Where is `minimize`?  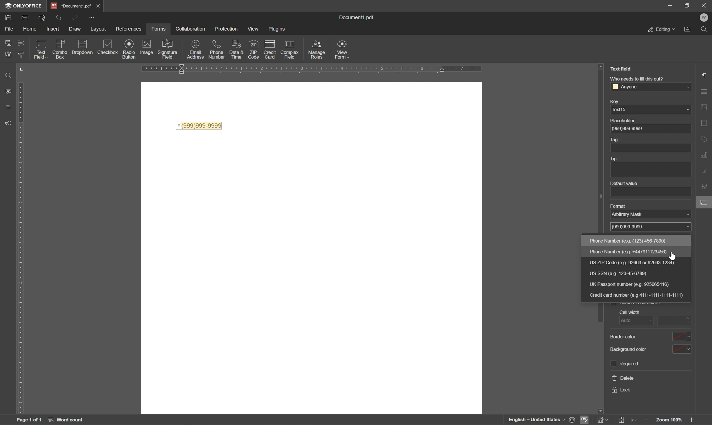 minimize is located at coordinates (671, 5).